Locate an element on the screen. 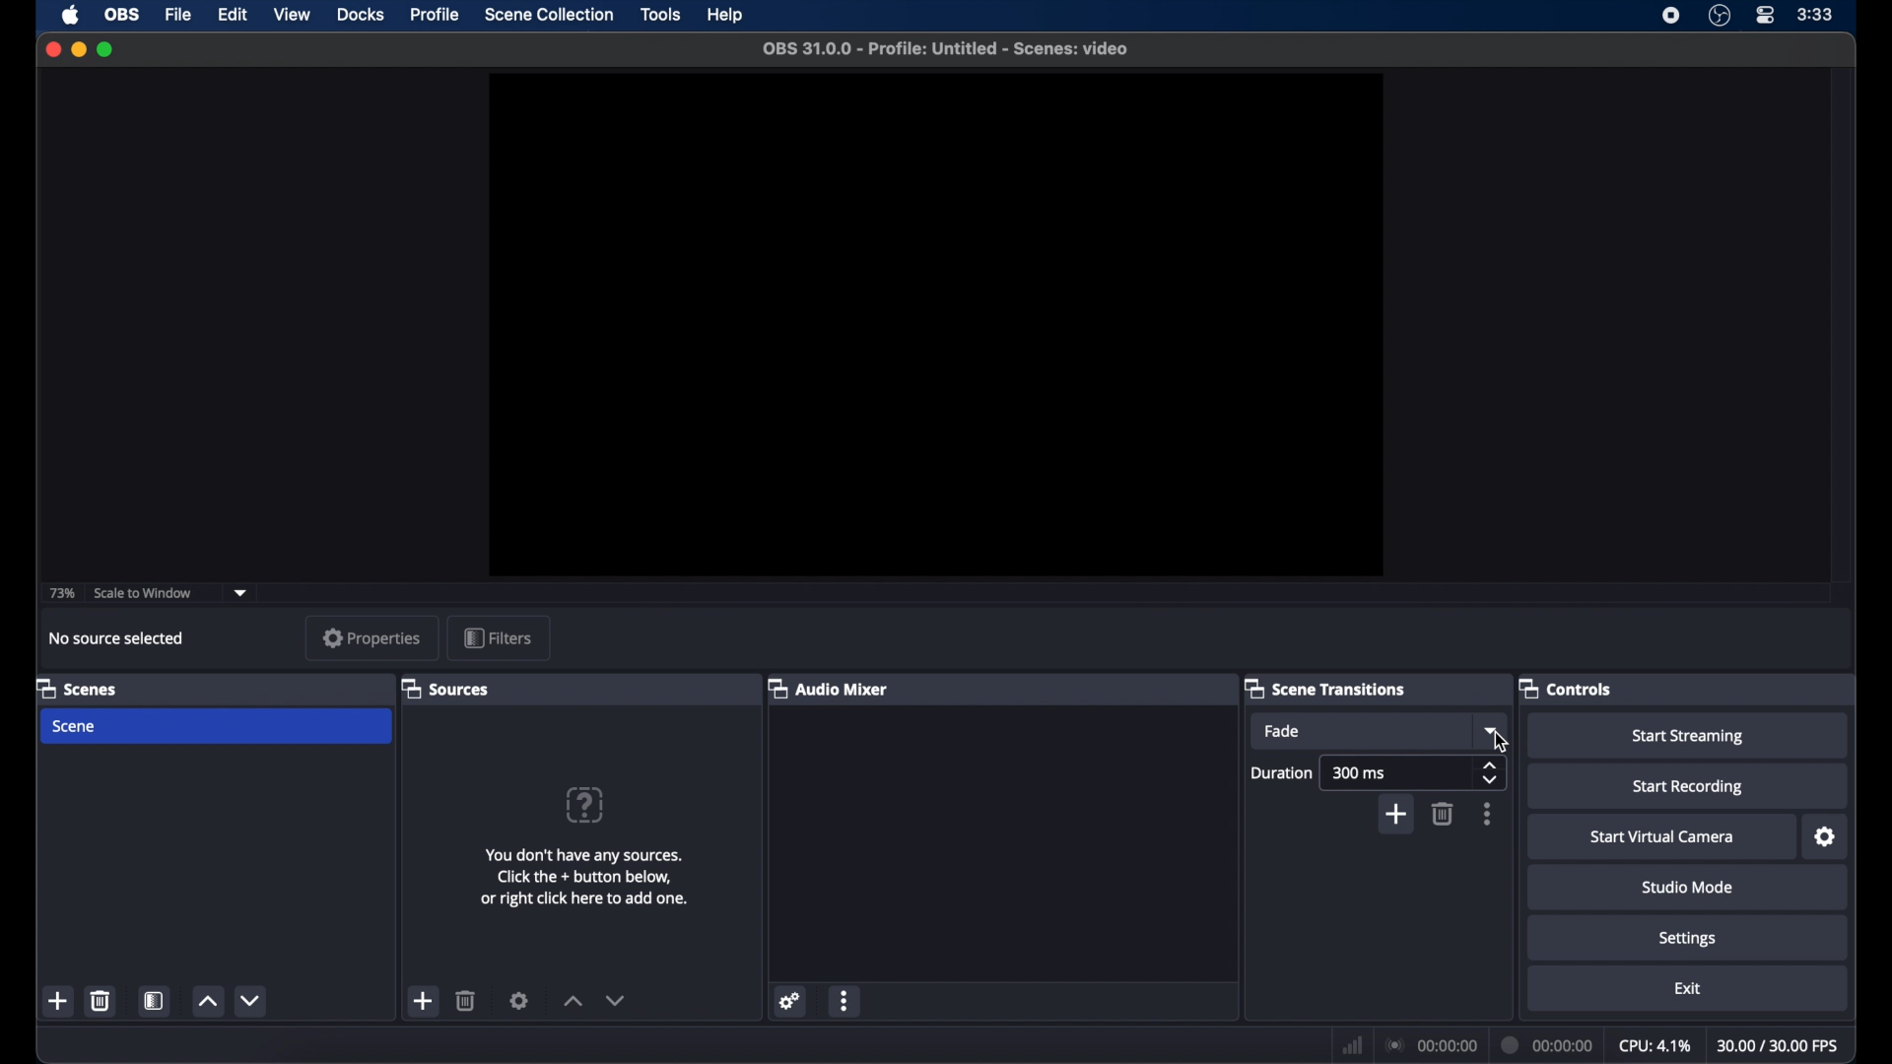  more options is located at coordinates (1488, 814).